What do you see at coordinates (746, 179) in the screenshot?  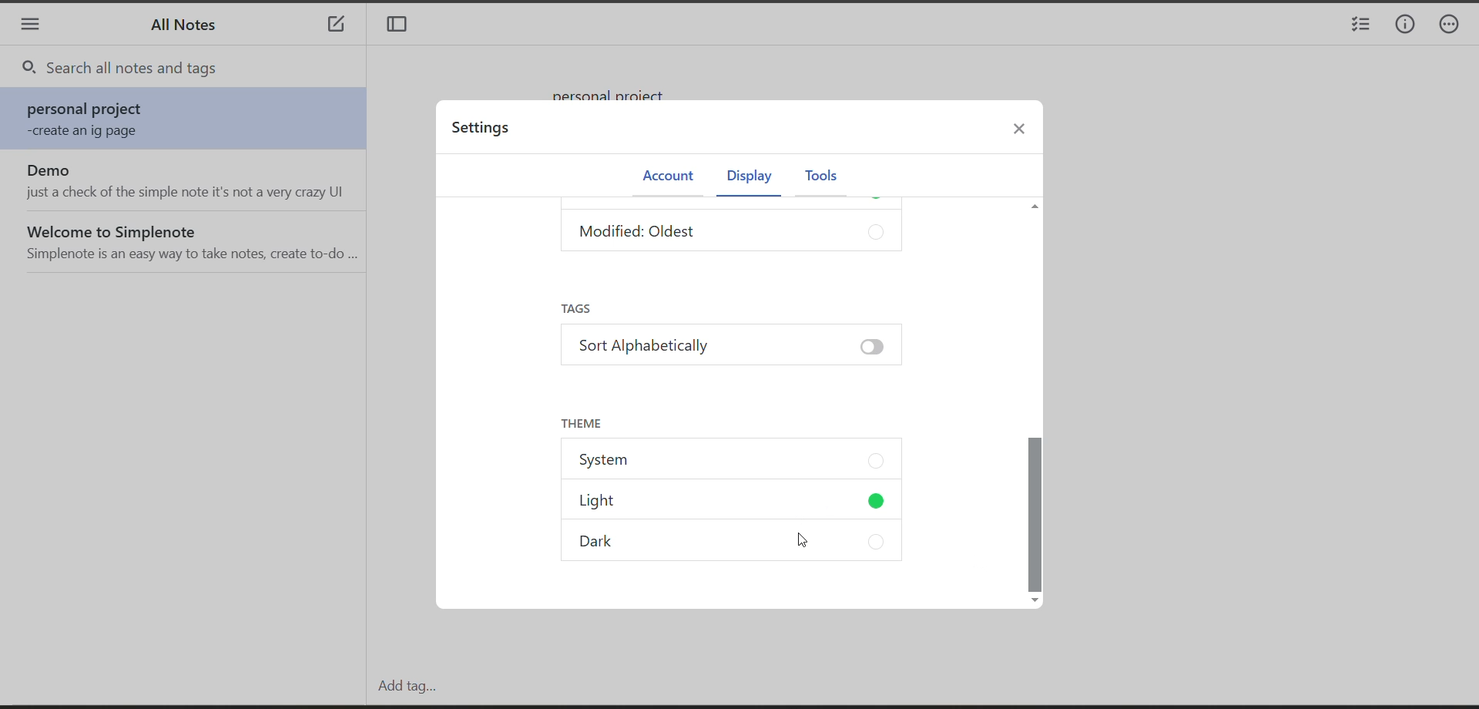 I see `display` at bounding box center [746, 179].